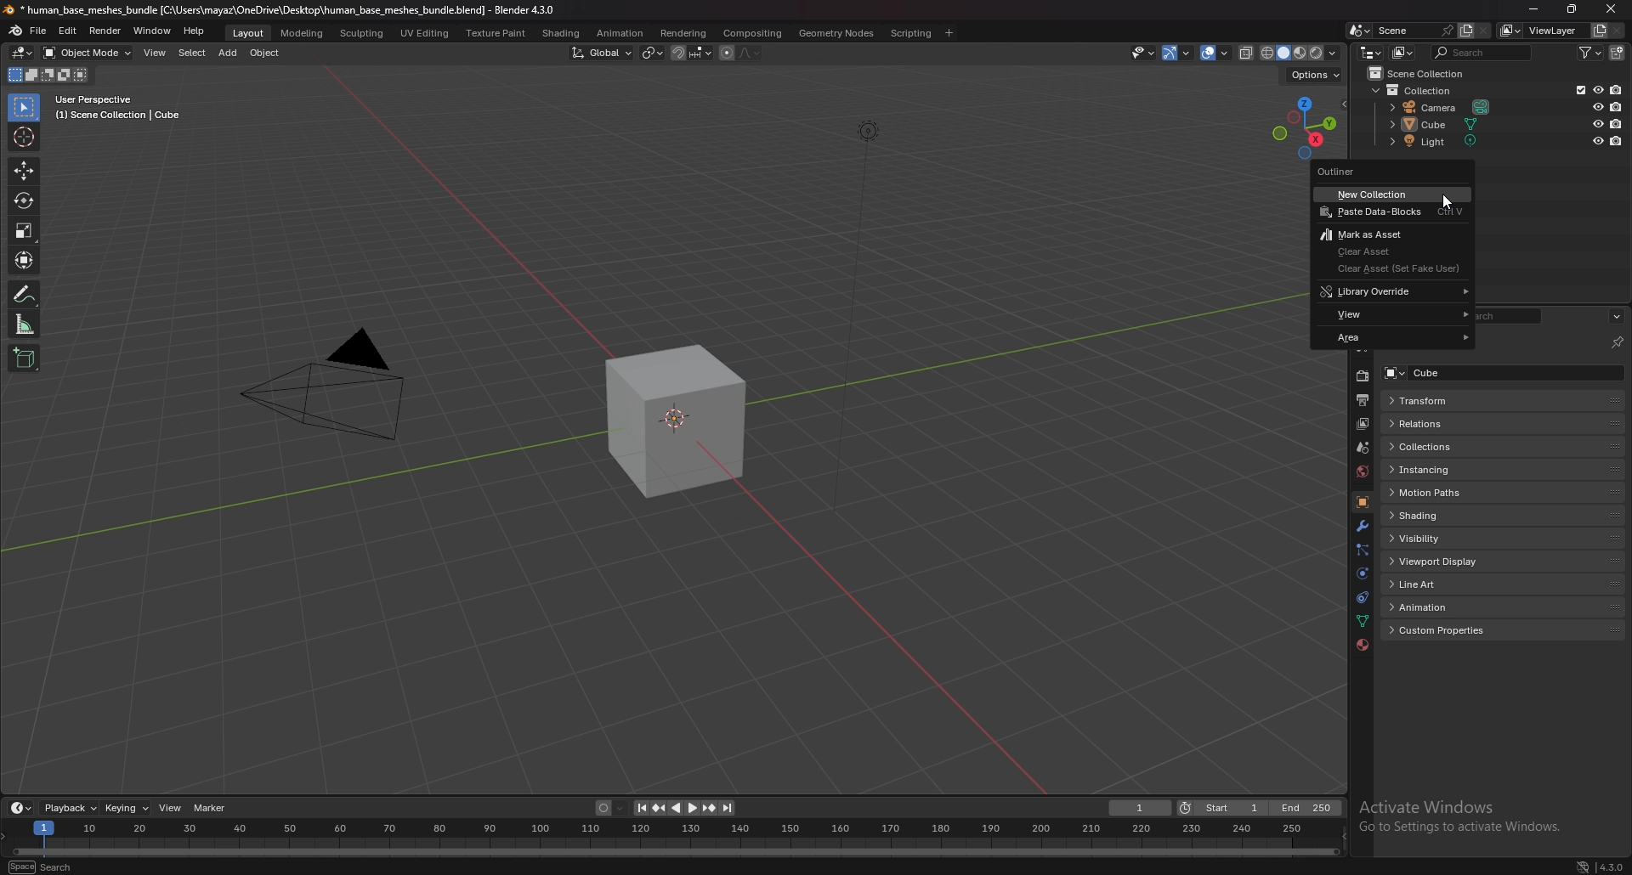 The image size is (1632, 875). Describe the element at coordinates (1362, 376) in the screenshot. I see `render` at that location.